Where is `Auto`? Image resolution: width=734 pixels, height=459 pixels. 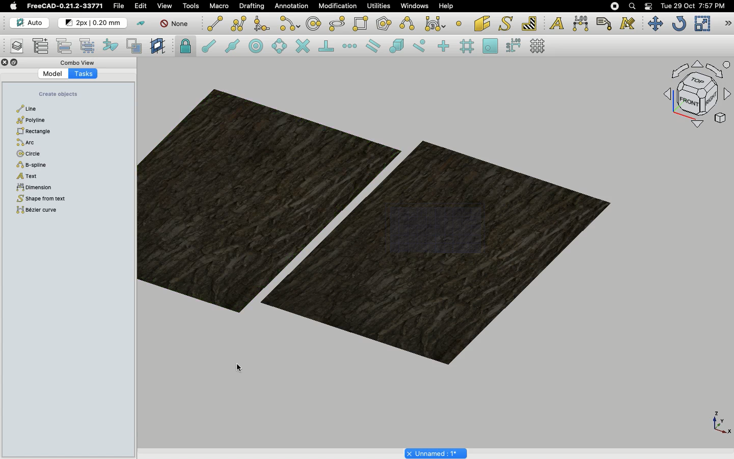
Auto is located at coordinates (30, 23).